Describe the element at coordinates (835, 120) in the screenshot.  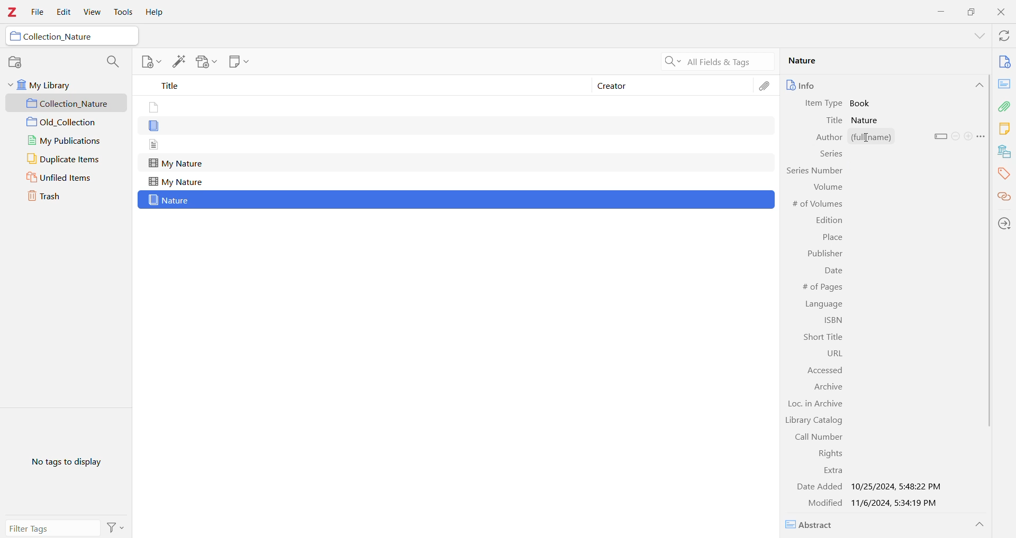
I see `Title` at that location.